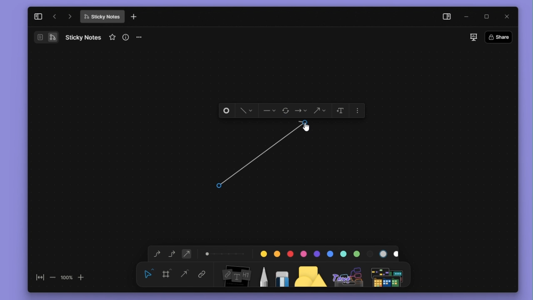 The height and width of the screenshot is (300, 533). Describe the element at coordinates (269, 111) in the screenshot. I see `startpoint style` at that location.